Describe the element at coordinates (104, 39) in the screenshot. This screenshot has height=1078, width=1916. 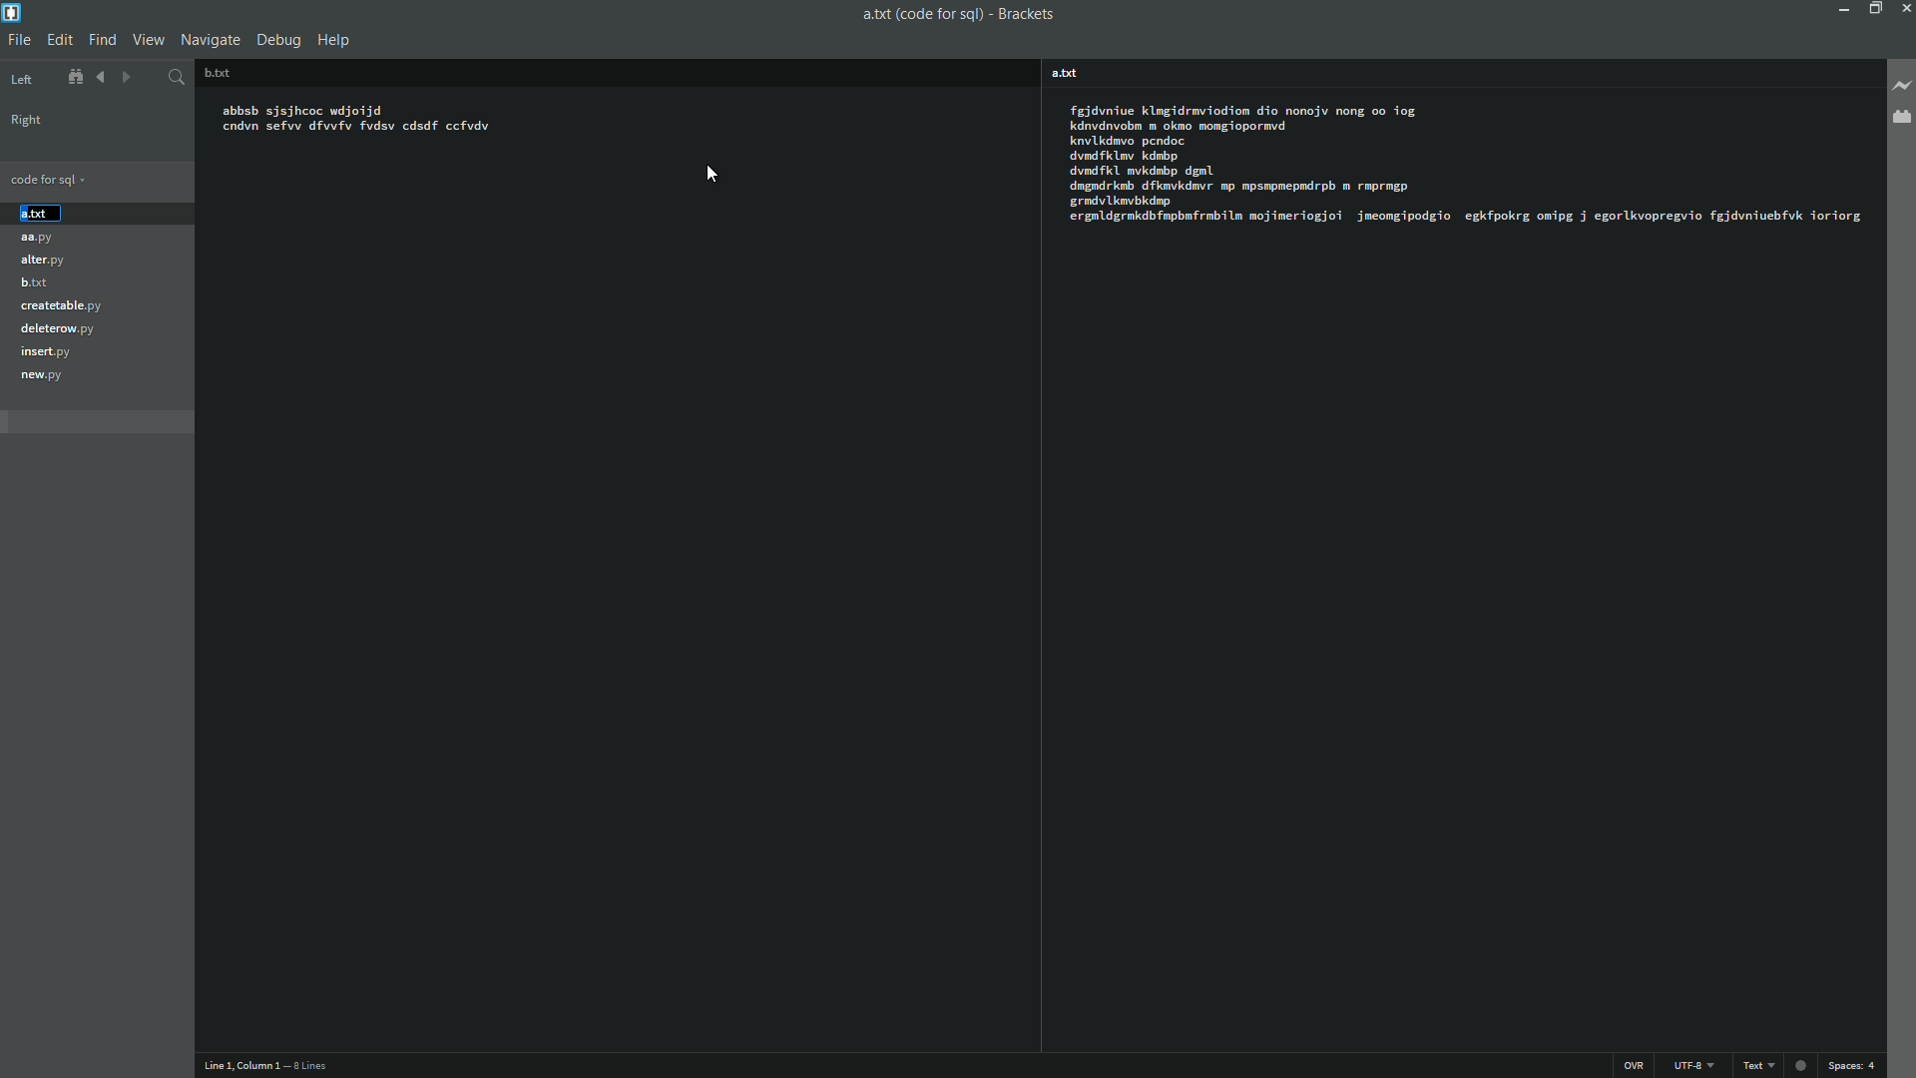
I see `find menu` at that location.